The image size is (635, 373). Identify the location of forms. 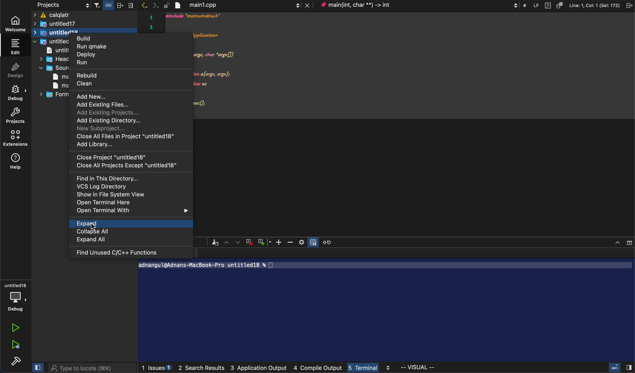
(52, 94).